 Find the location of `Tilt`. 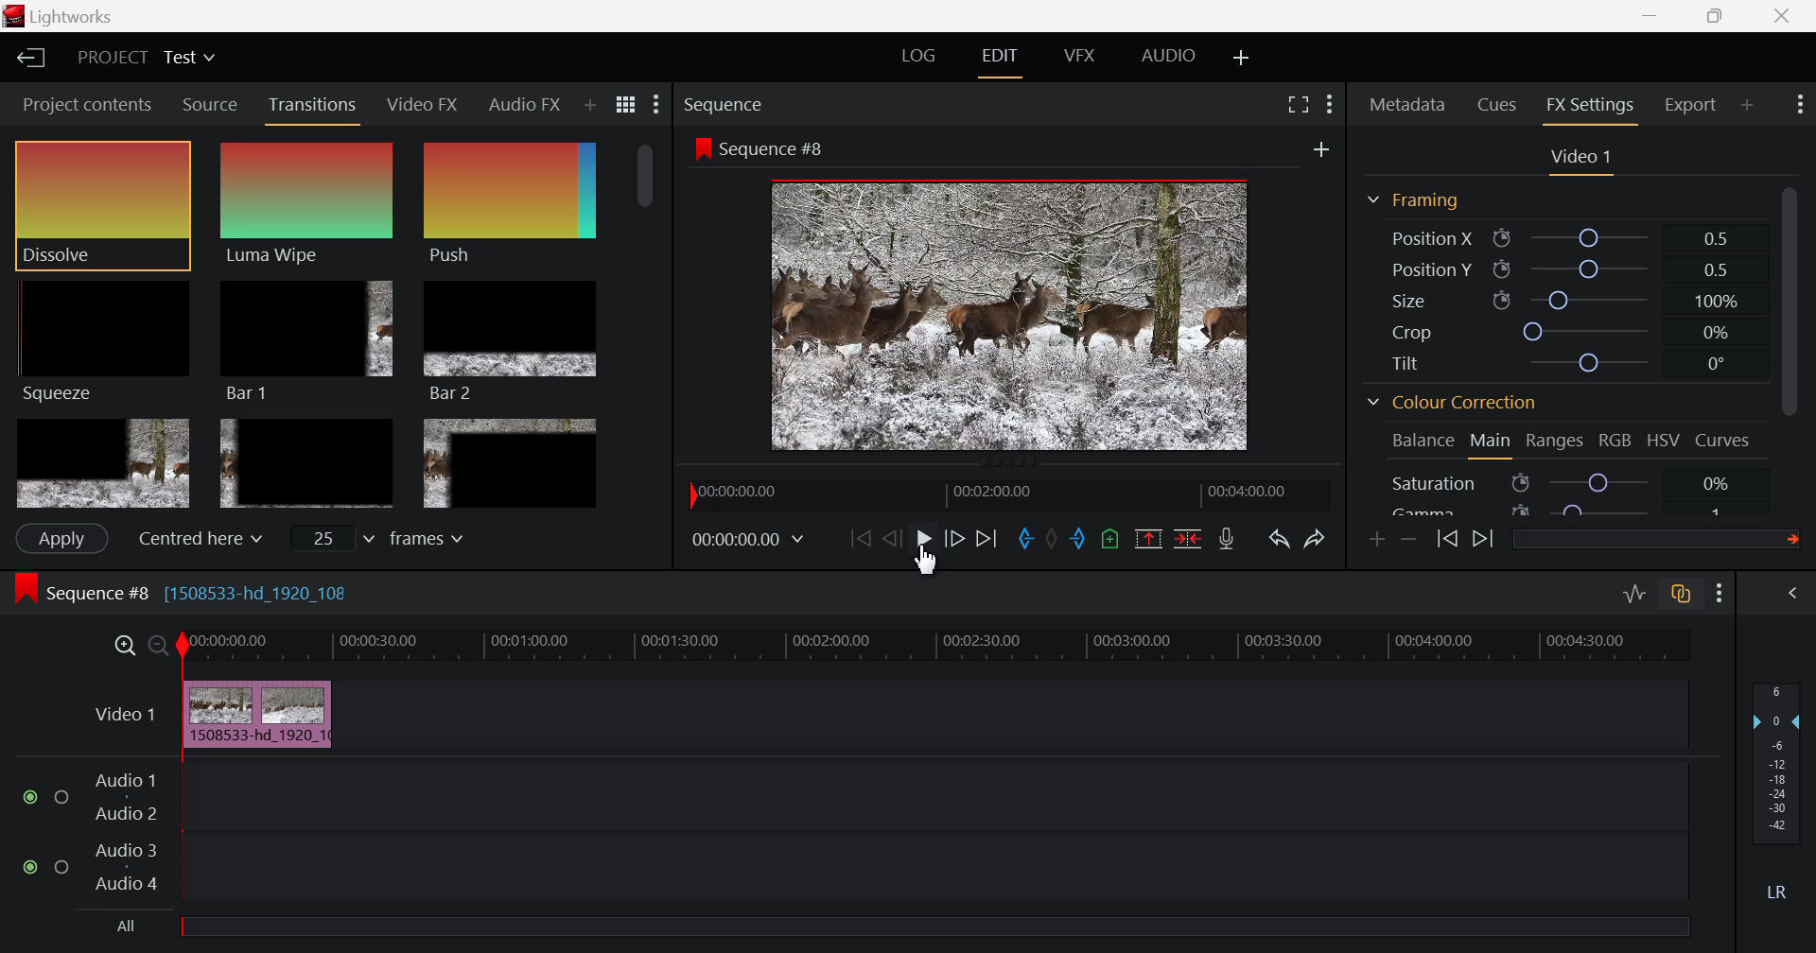

Tilt is located at coordinates (1564, 365).